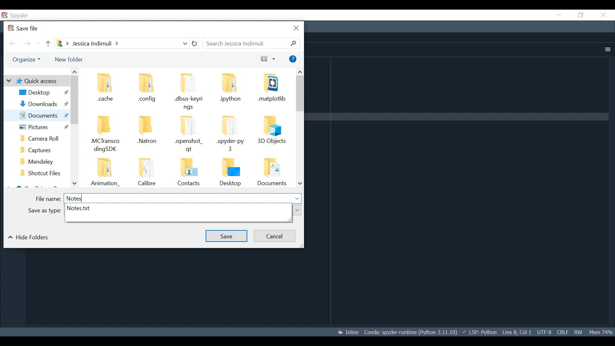  What do you see at coordinates (26, 60) in the screenshot?
I see `Organize` at bounding box center [26, 60].